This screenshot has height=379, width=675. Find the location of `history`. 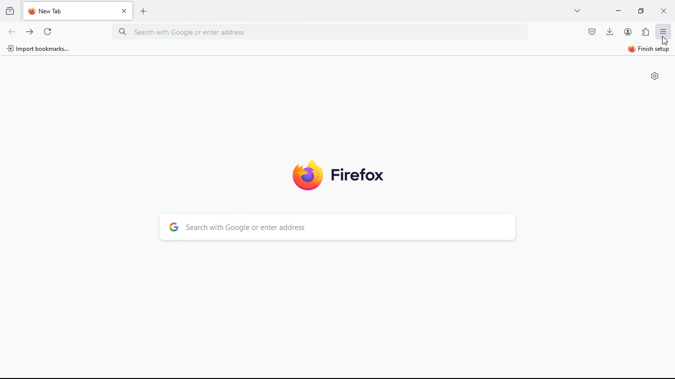

history is located at coordinates (9, 13).